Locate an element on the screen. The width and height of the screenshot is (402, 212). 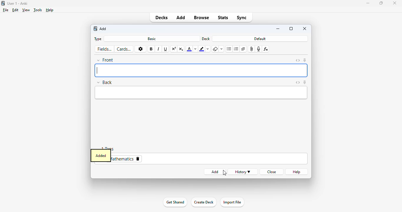
superscript is located at coordinates (174, 49).